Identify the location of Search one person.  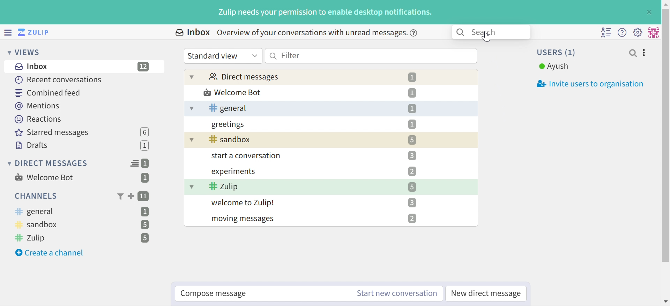
(633, 53).